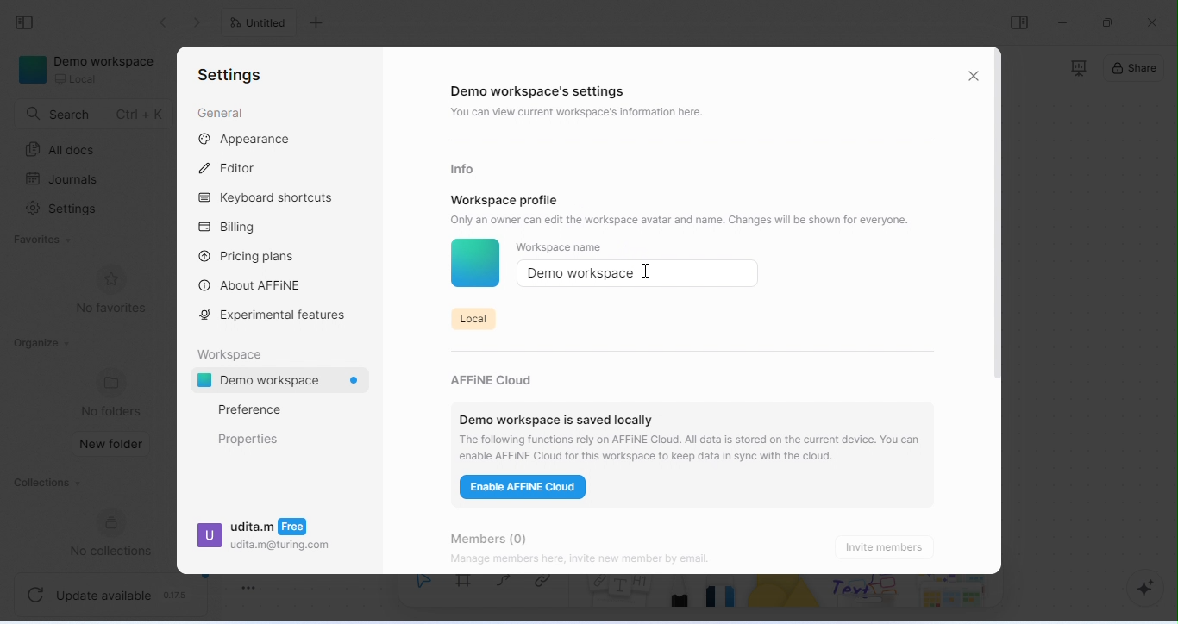 The width and height of the screenshot is (1178, 624). What do you see at coordinates (231, 166) in the screenshot?
I see `editor` at bounding box center [231, 166].